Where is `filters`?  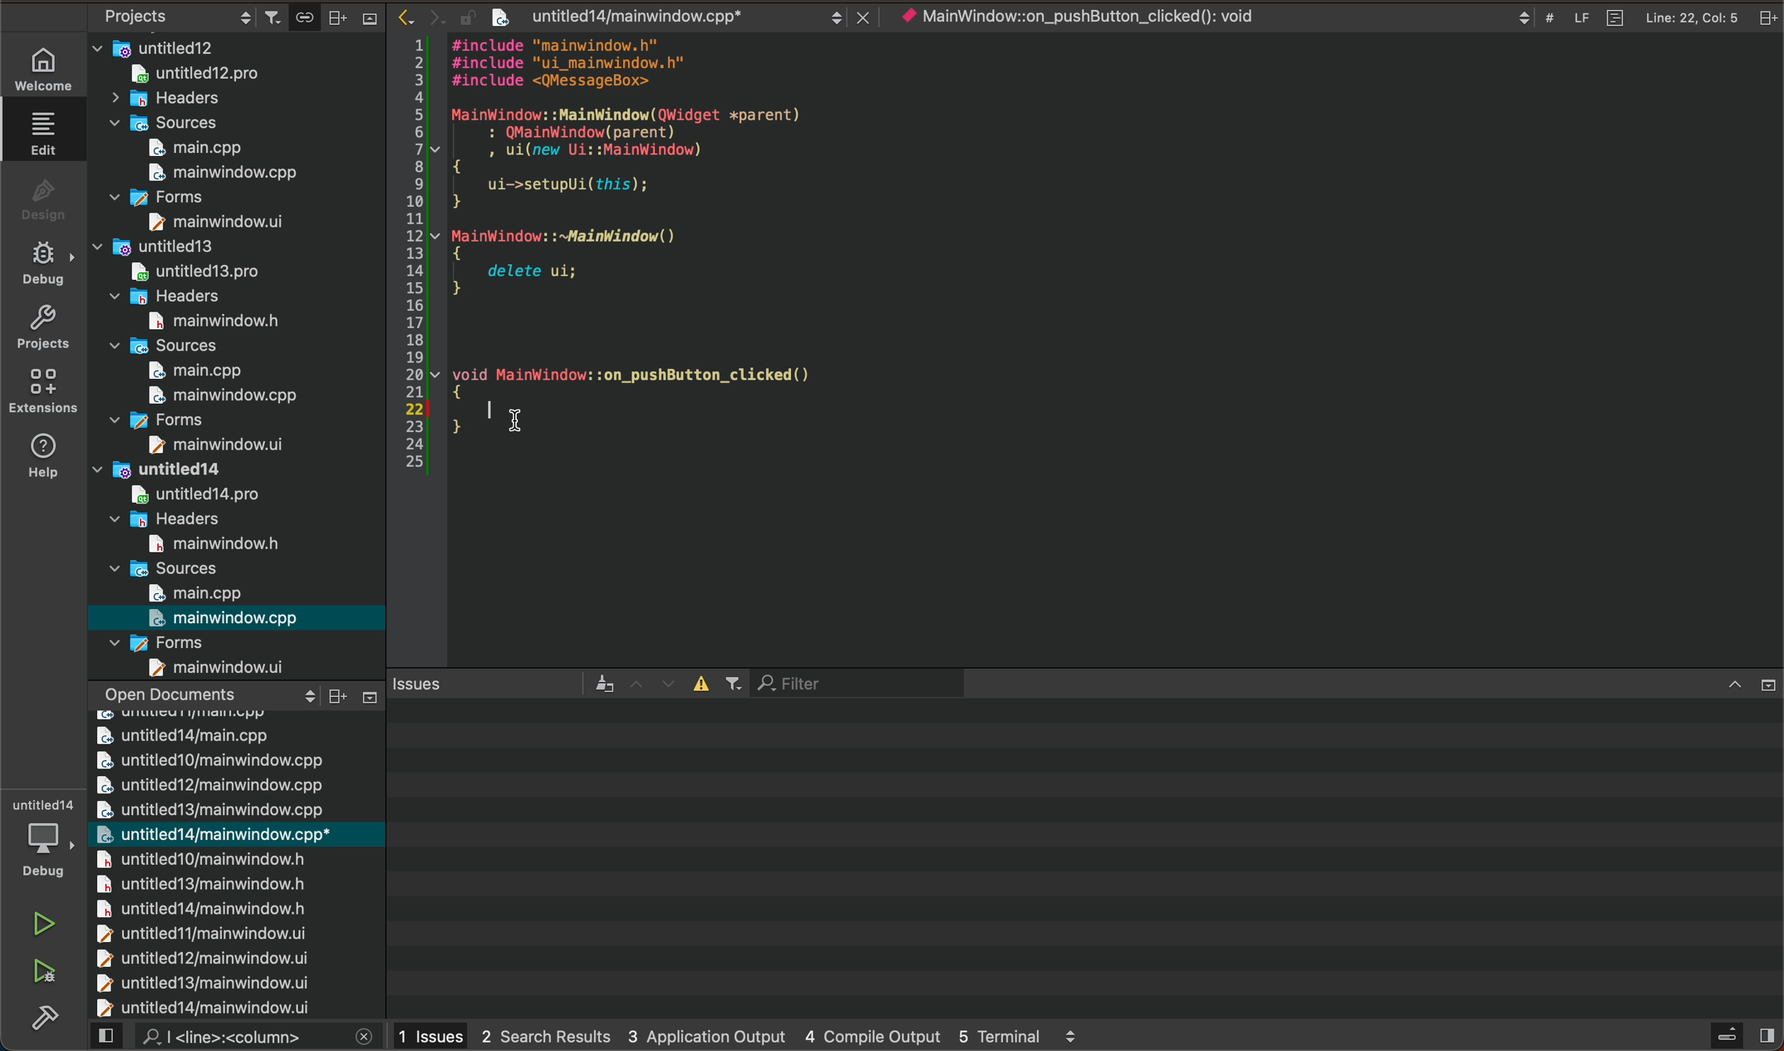 filters is located at coordinates (721, 684).